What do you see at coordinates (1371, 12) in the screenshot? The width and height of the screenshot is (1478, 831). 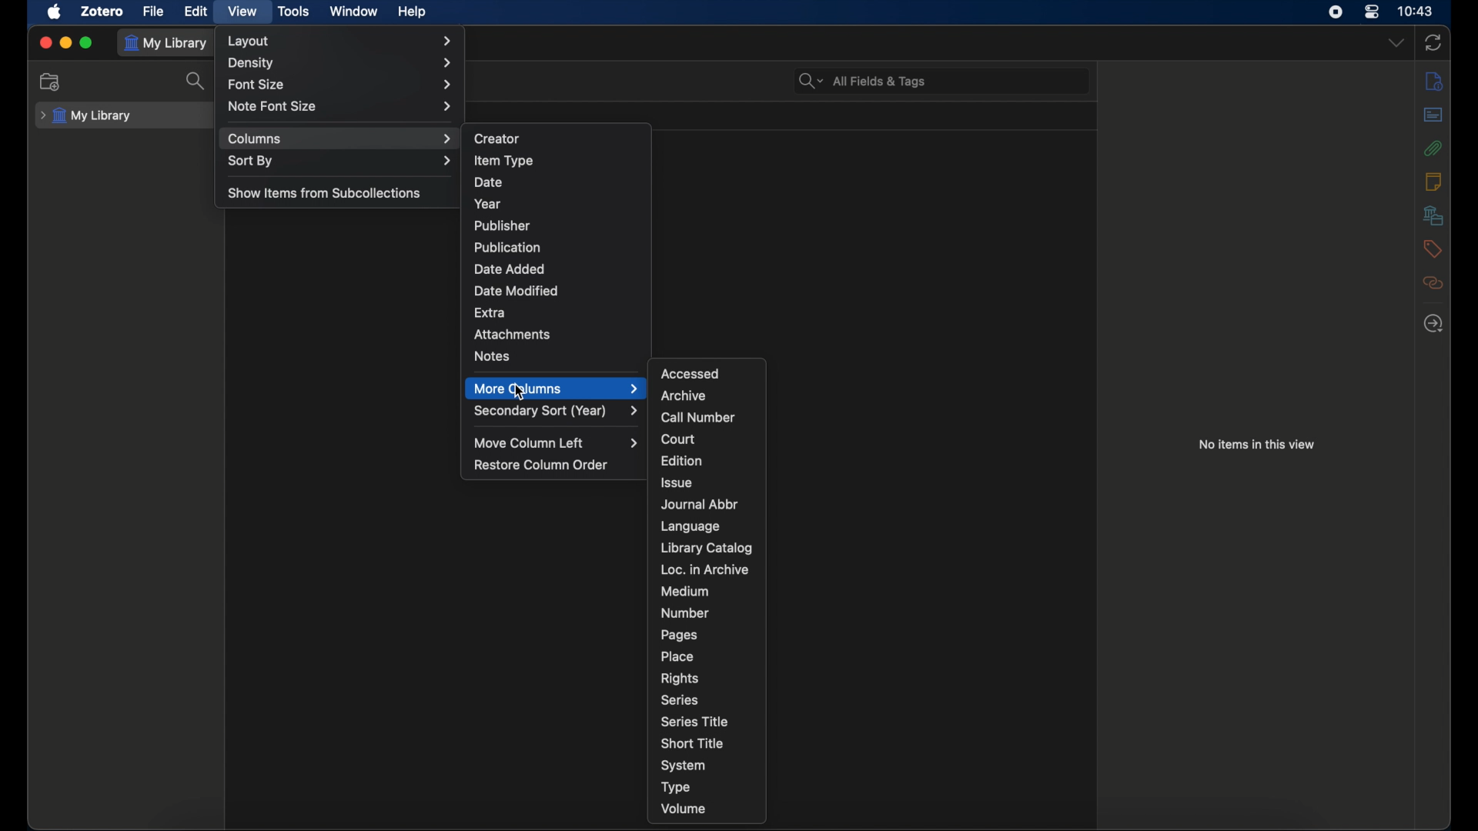 I see `control center` at bounding box center [1371, 12].